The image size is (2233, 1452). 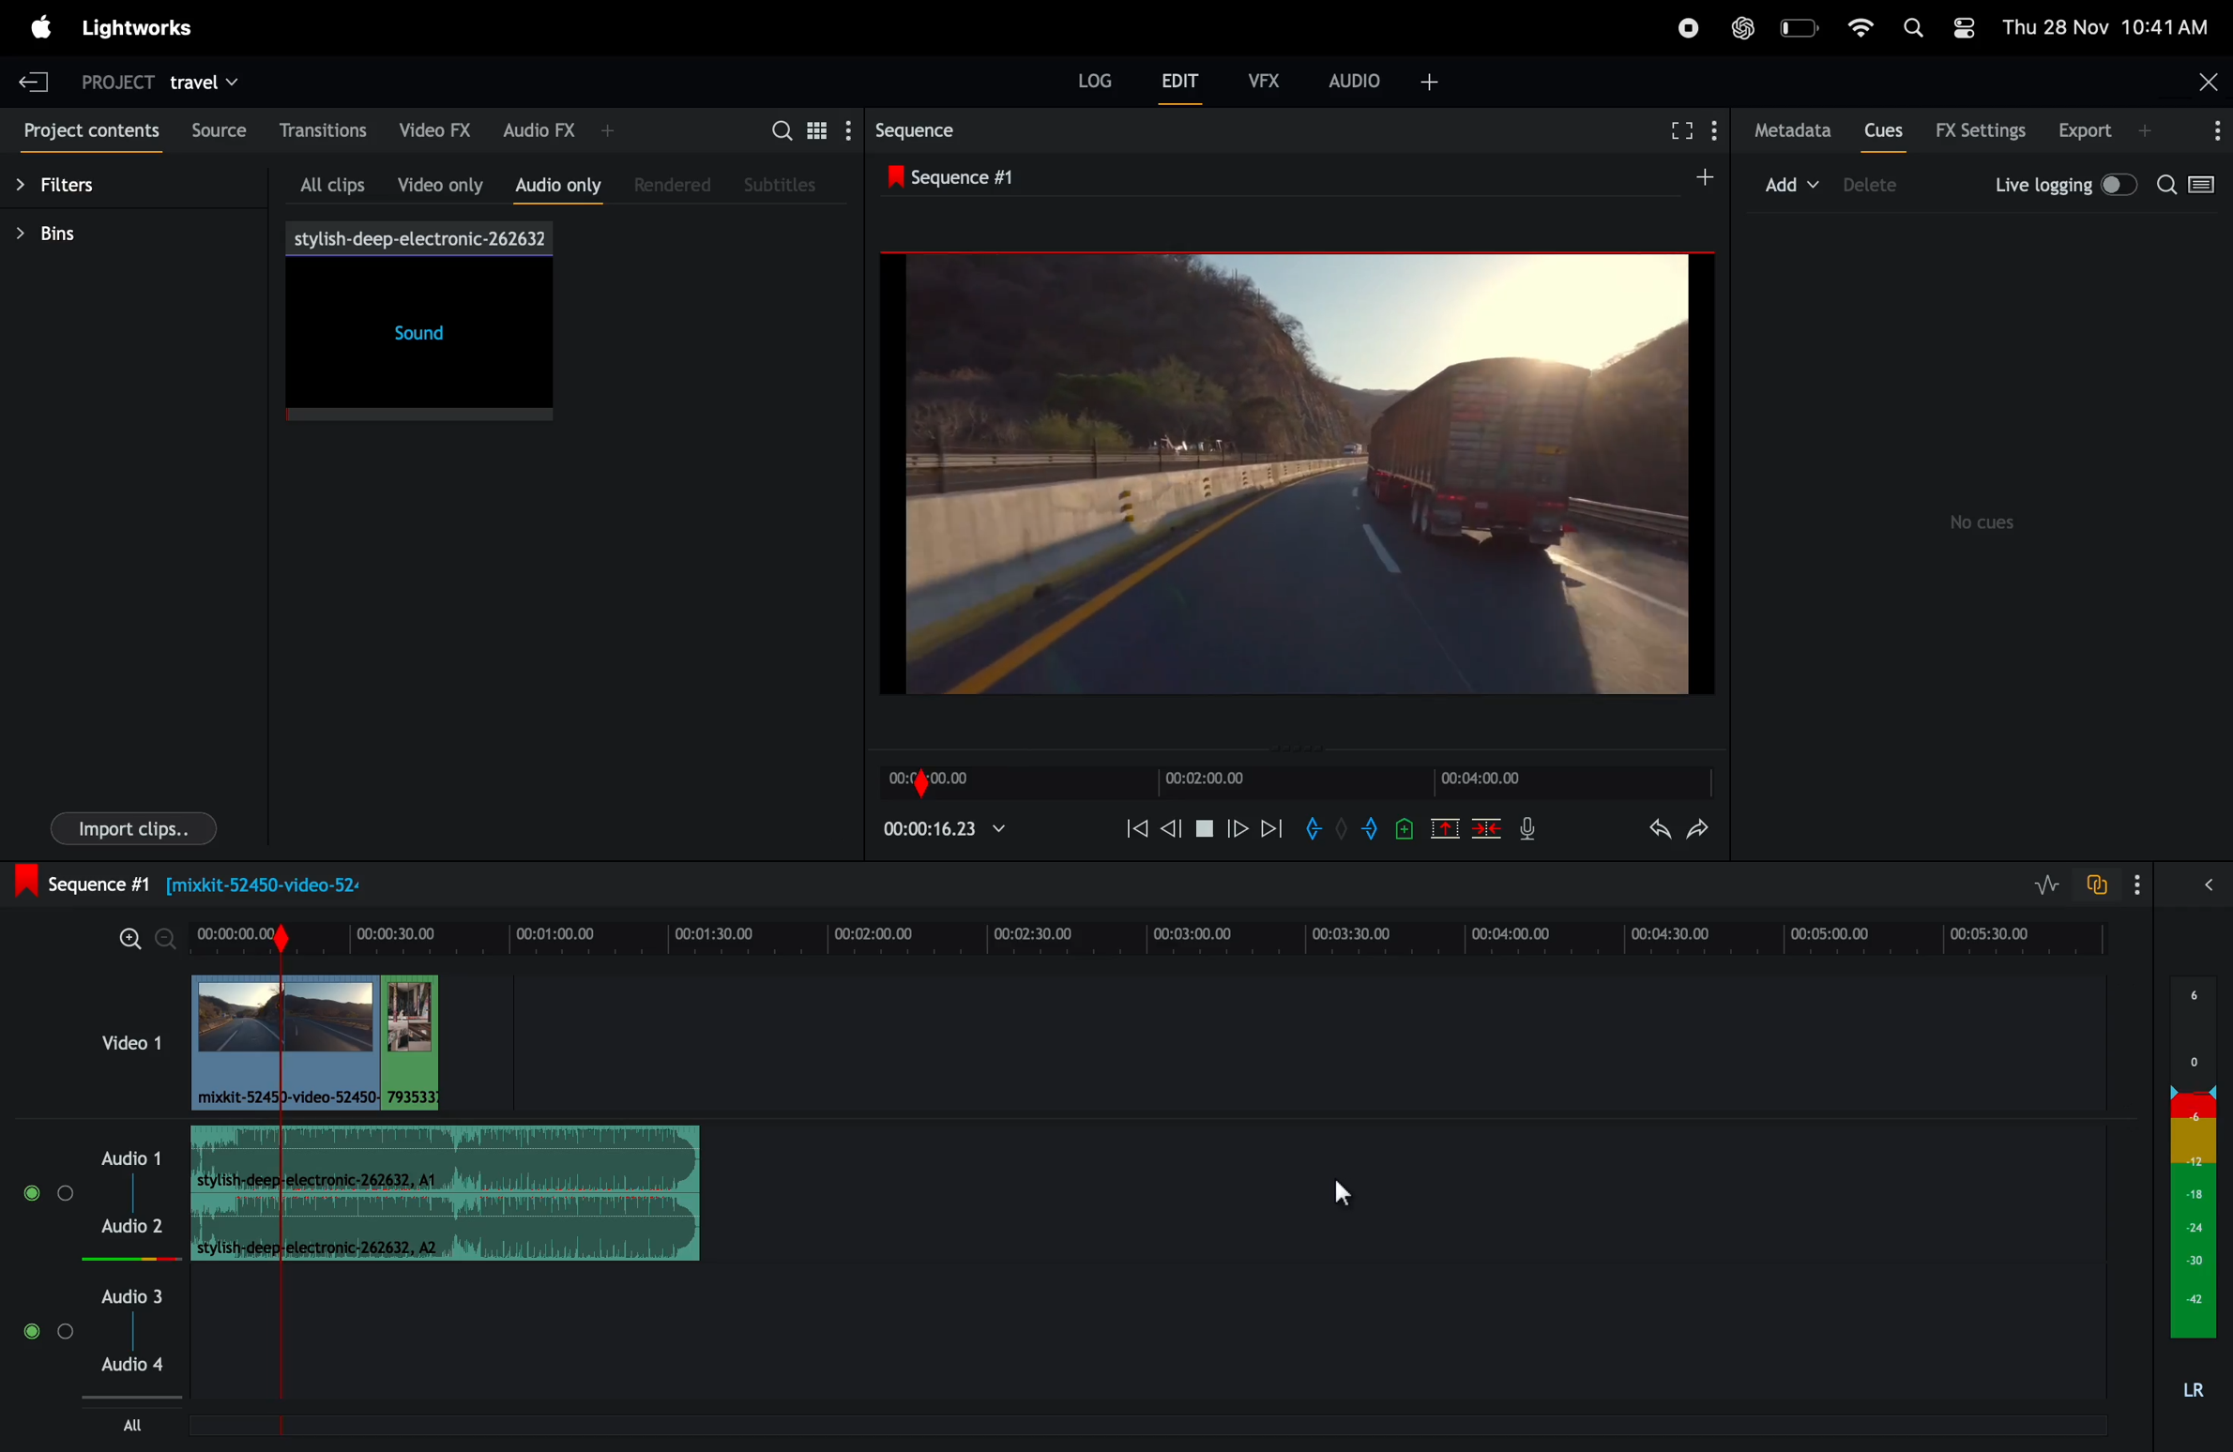 I want to click on edit, so click(x=1185, y=80).